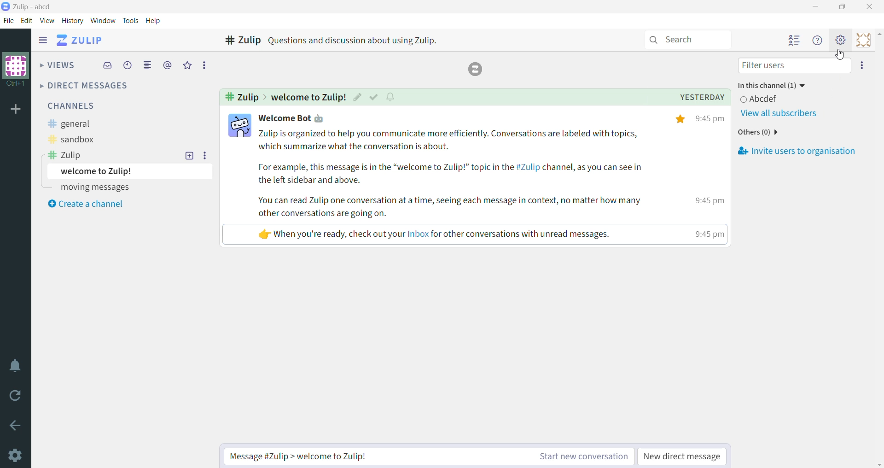  I want to click on Go back, so click(16, 426).